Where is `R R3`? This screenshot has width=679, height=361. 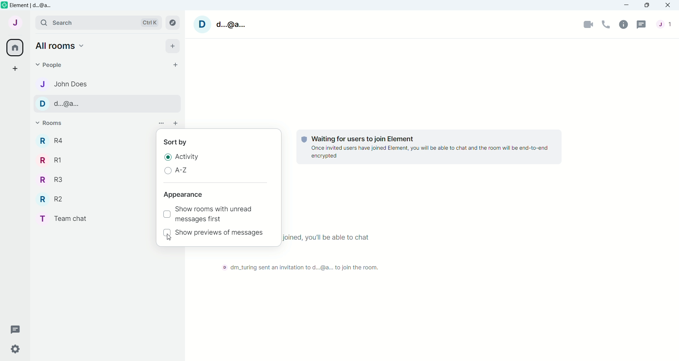 R R3 is located at coordinates (59, 179).